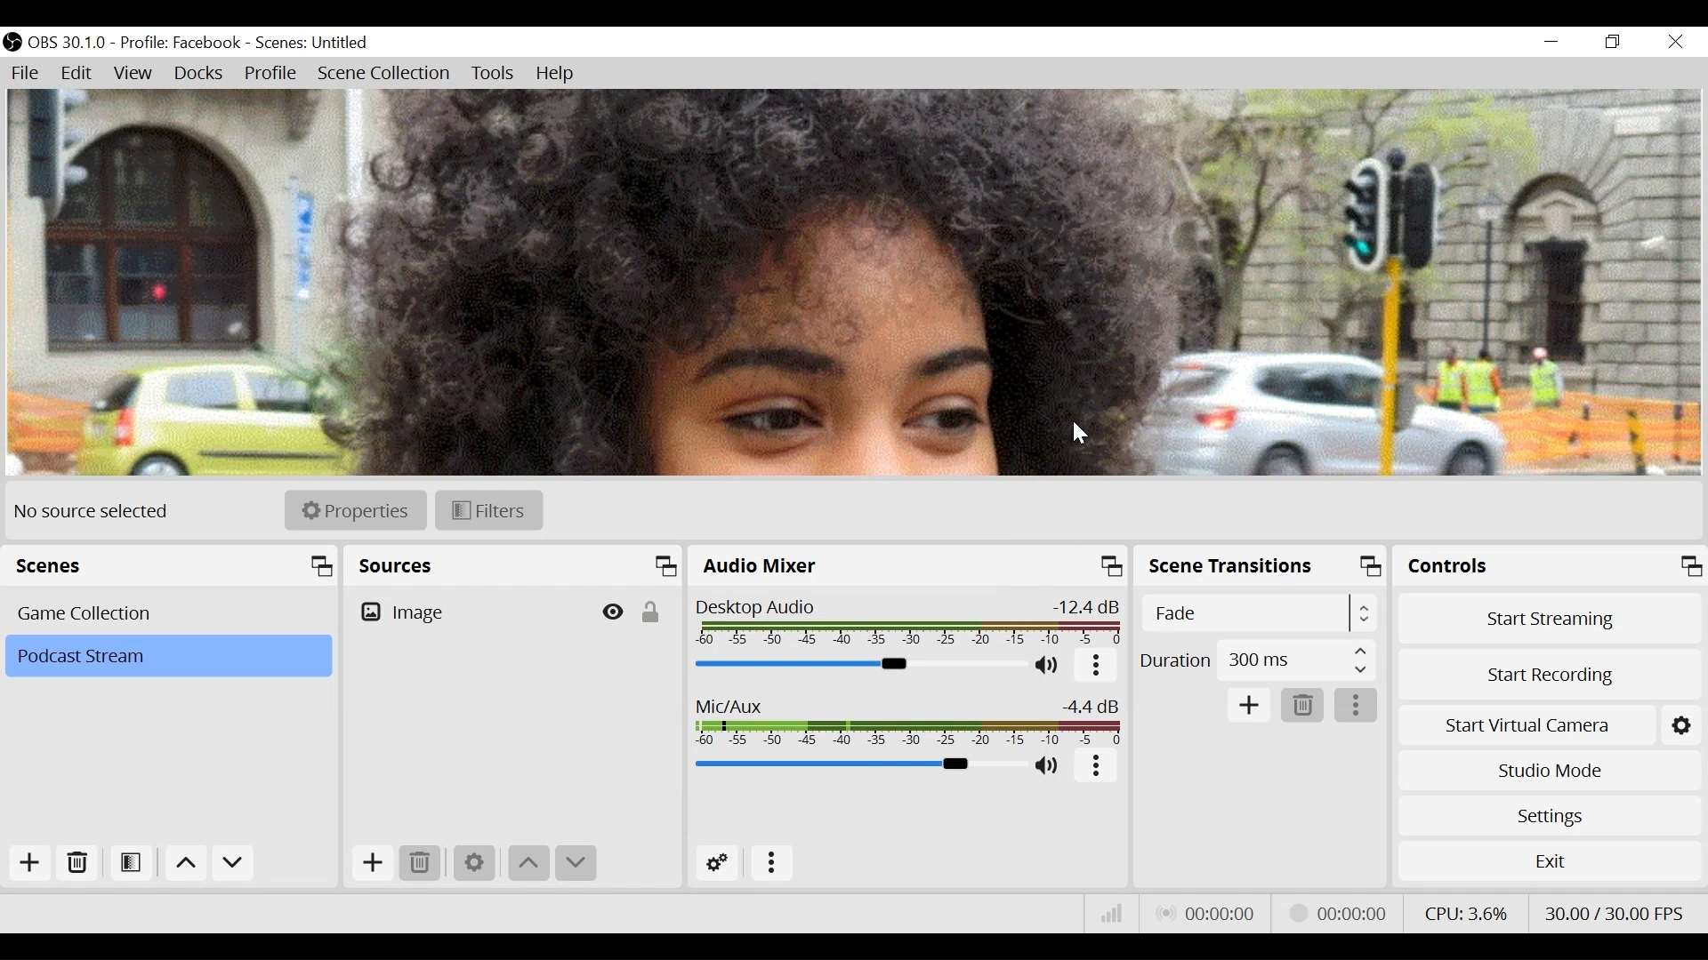 This screenshot has width=1708, height=960. I want to click on OBS Studio Desktop Icon, so click(12, 42).